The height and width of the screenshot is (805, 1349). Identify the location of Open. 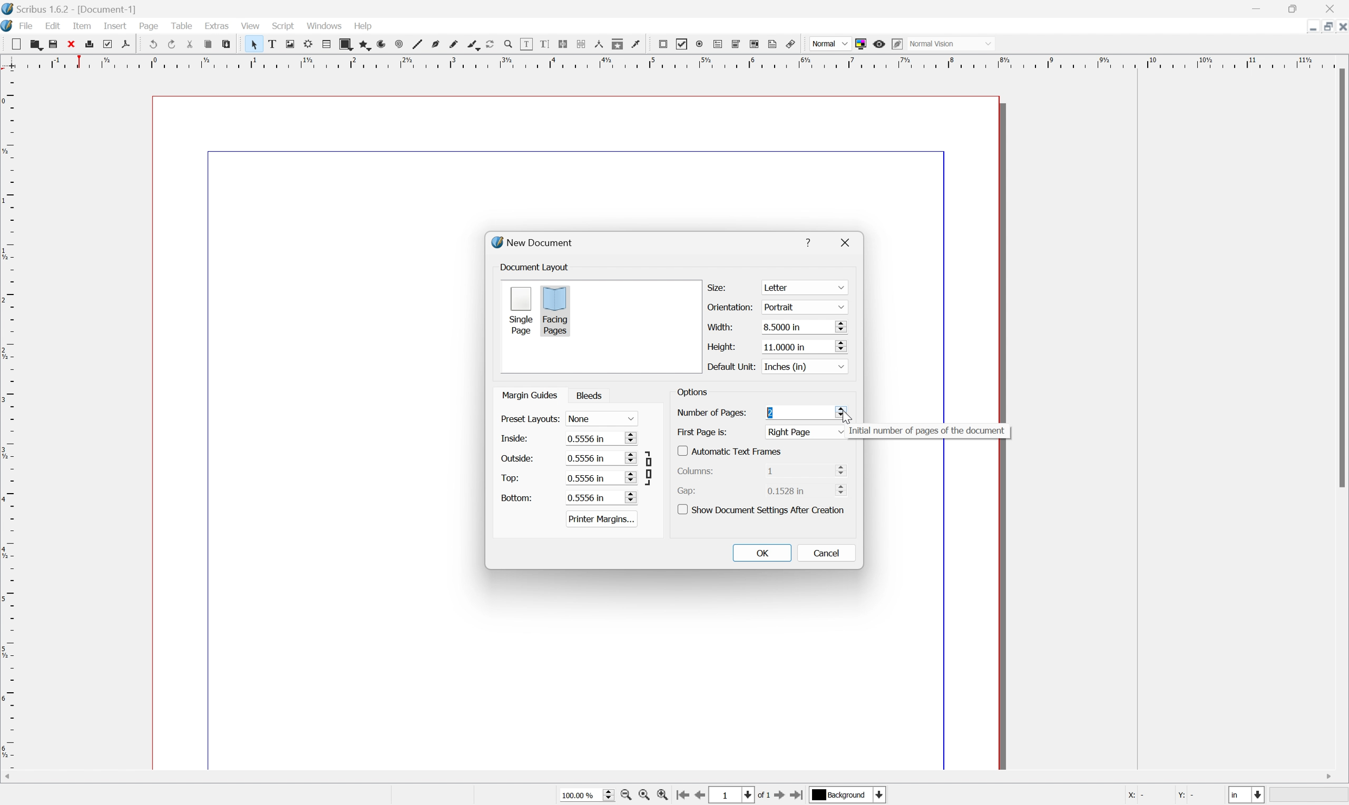
(36, 45).